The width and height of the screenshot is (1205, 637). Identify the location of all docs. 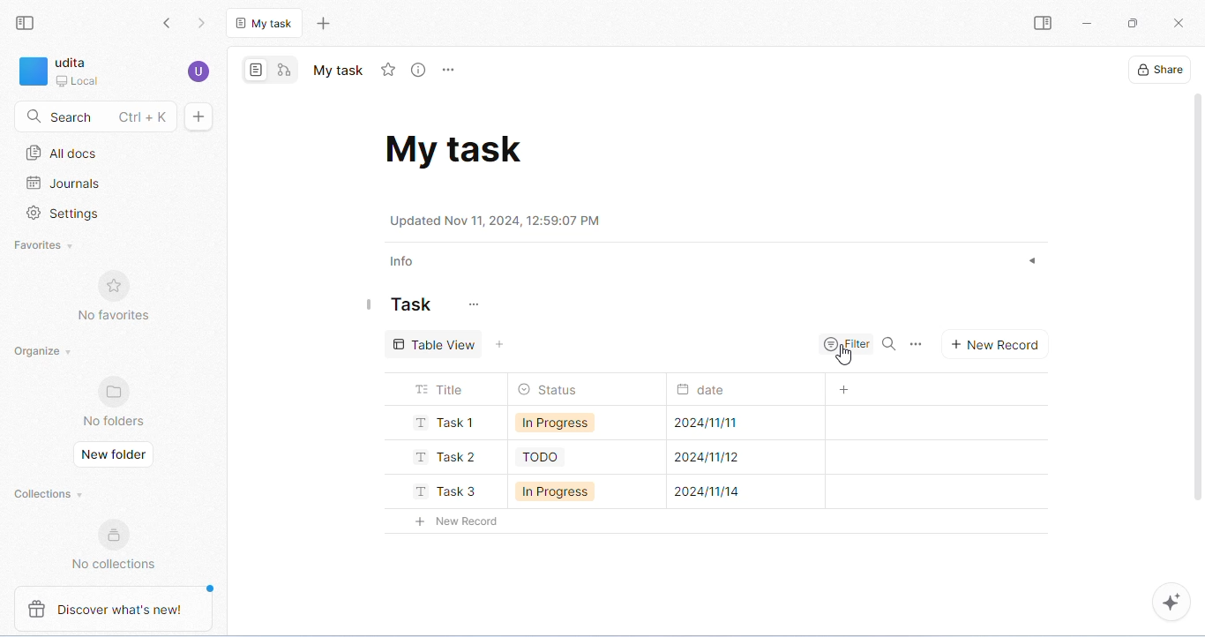
(64, 153).